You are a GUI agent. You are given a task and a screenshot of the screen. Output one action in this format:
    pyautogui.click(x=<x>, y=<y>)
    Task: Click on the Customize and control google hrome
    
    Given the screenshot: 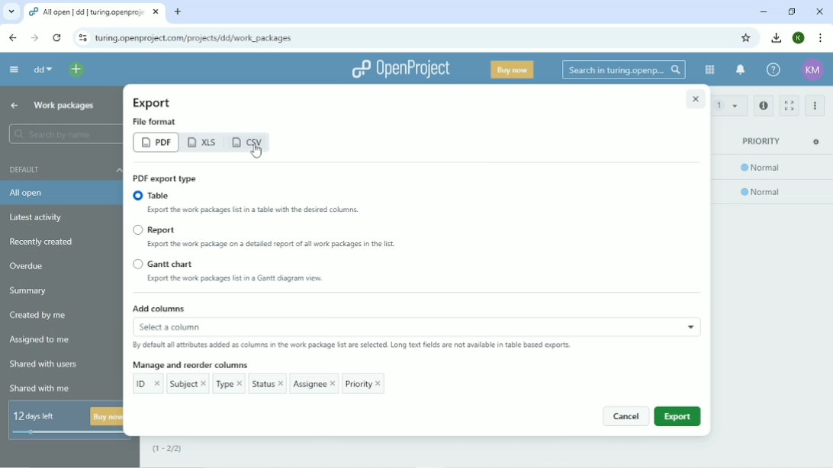 What is the action you would take?
    pyautogui.click(x=819, y=38)
    